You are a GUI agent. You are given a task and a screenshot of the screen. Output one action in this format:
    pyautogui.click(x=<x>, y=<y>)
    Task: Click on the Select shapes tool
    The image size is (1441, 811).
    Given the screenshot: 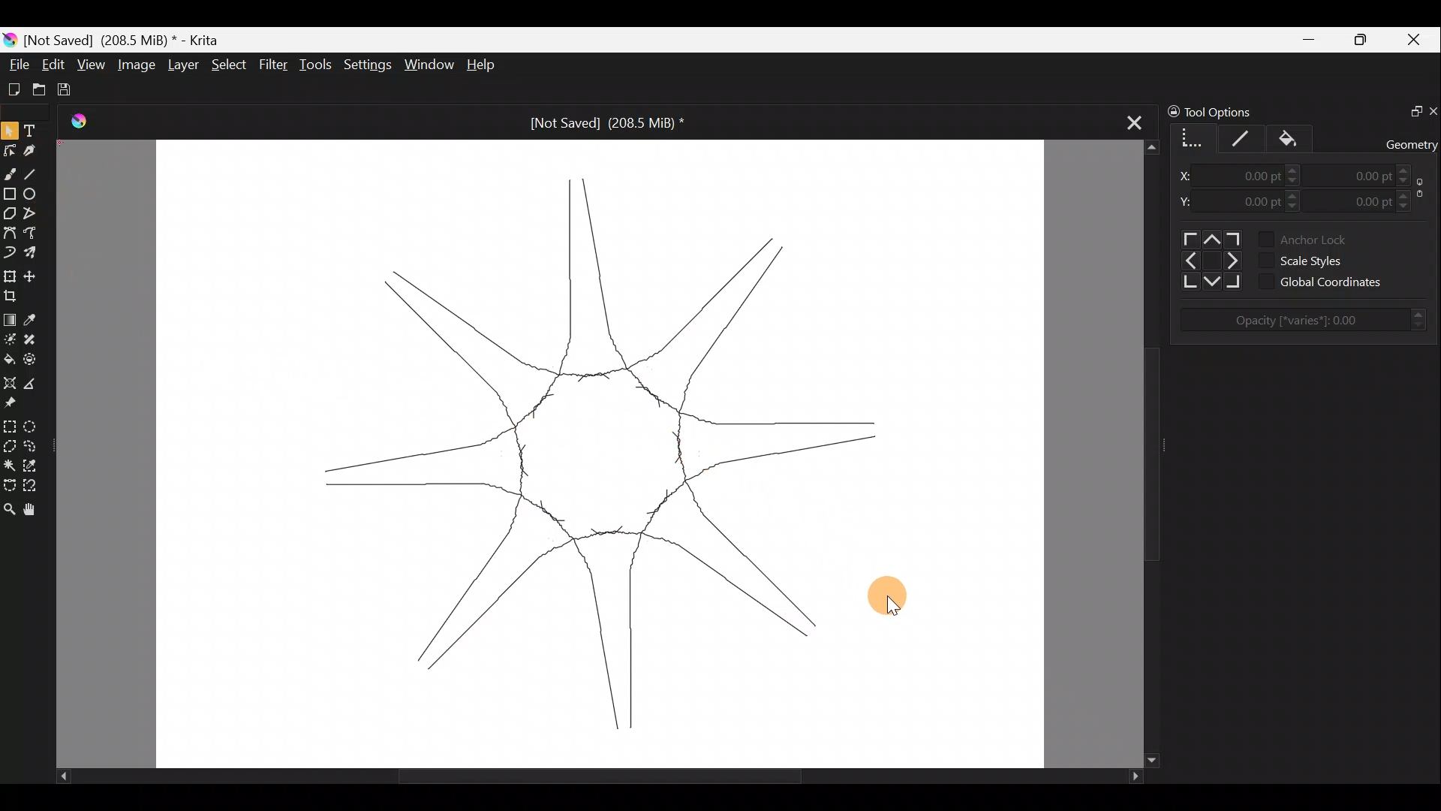 What is the action you would take?
    pyautogui.click(x=10, y=129)
    